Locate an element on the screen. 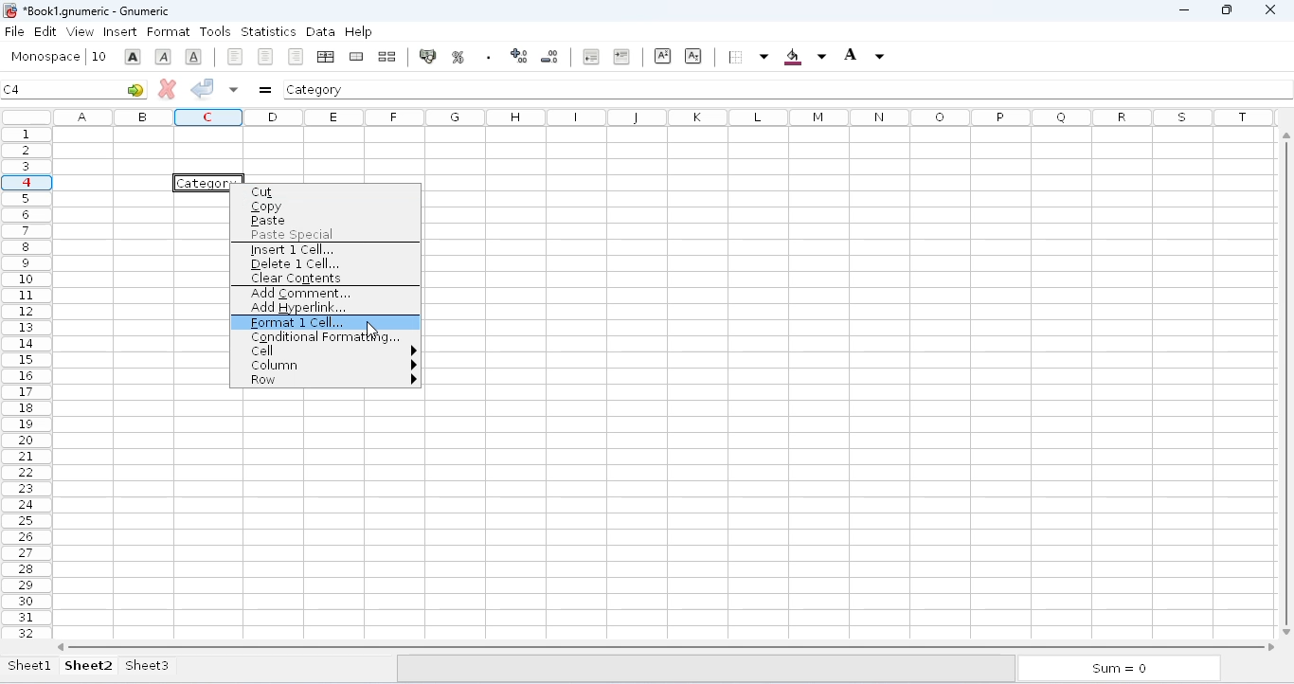  format is located at coordinates (169, 32).